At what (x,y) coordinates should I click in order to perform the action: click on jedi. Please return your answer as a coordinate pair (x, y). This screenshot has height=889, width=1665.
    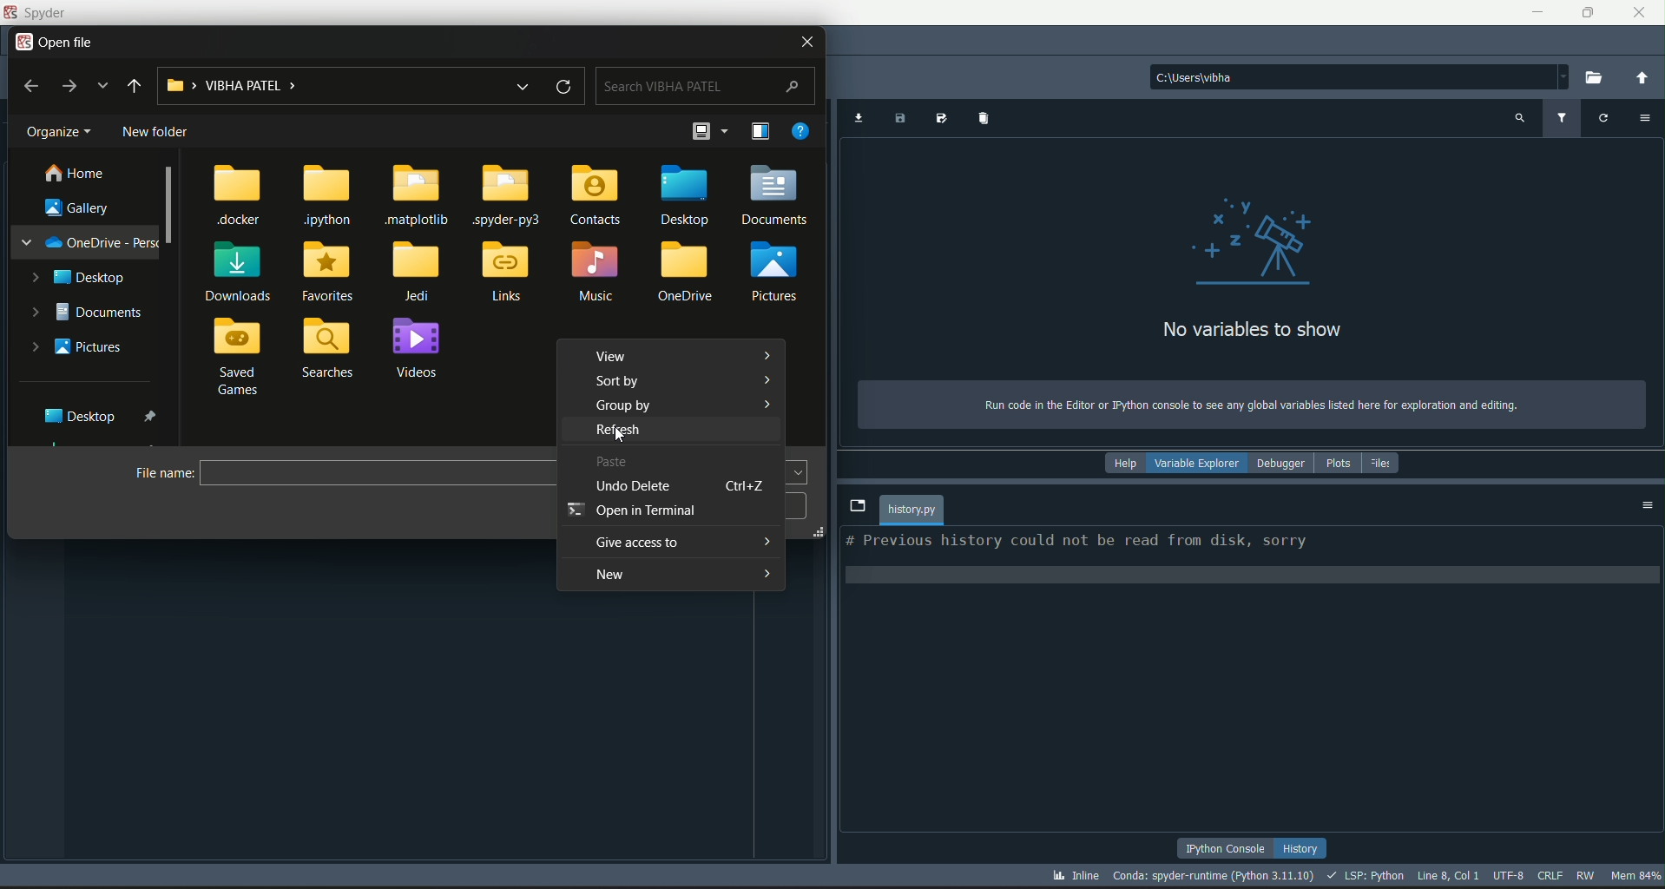
    Looking at the image, I should click on (418, 273).